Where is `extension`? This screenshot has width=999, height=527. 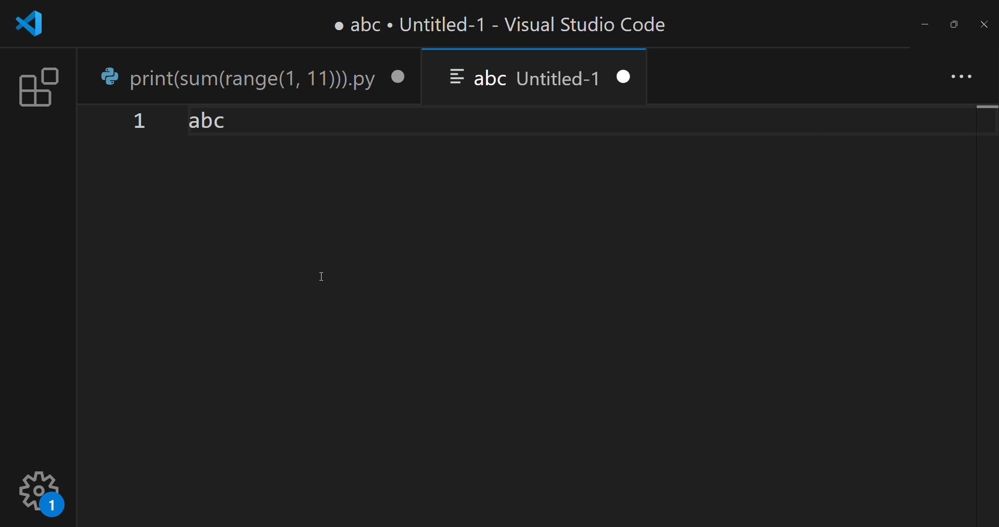 extension is located at coordinates (39, 86).